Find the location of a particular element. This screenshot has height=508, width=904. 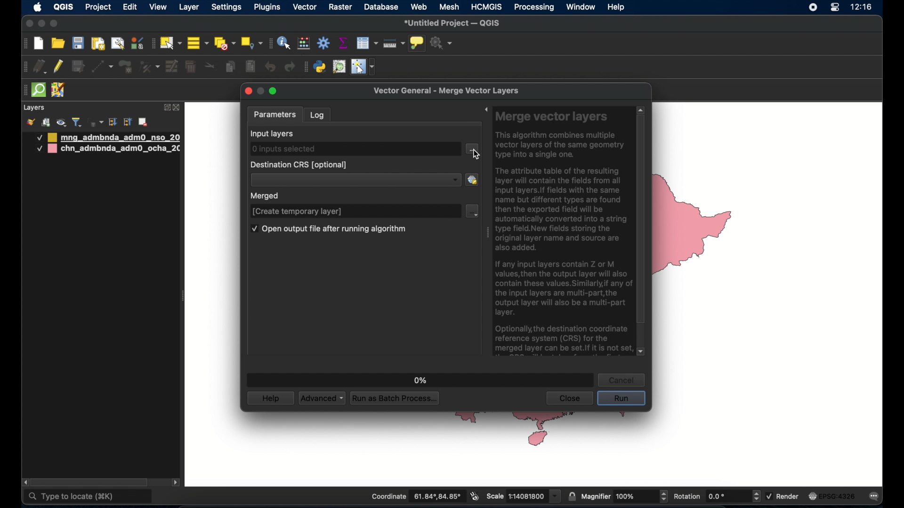

manage map theme is located at coordinates (61, 123).